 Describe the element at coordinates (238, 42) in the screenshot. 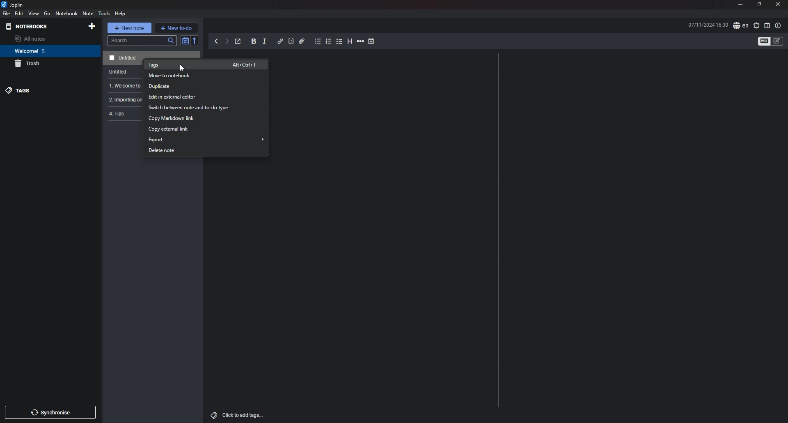

I see `toggle external editing` at that location.